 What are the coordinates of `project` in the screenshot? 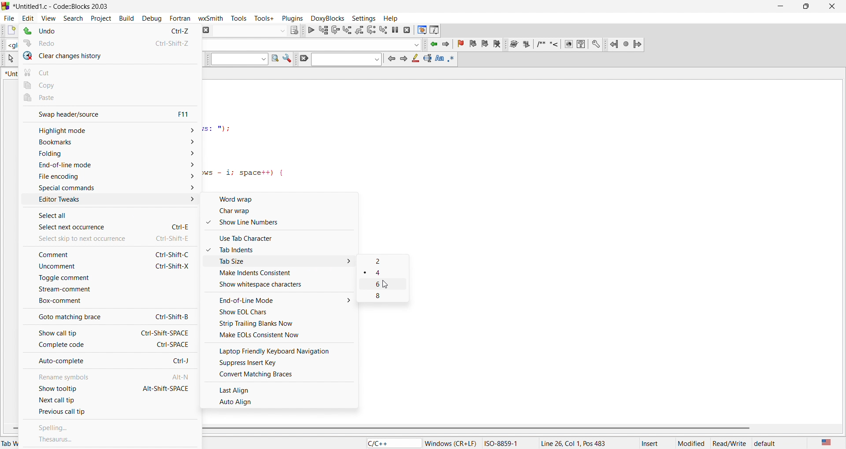 It's located at (100, 17).